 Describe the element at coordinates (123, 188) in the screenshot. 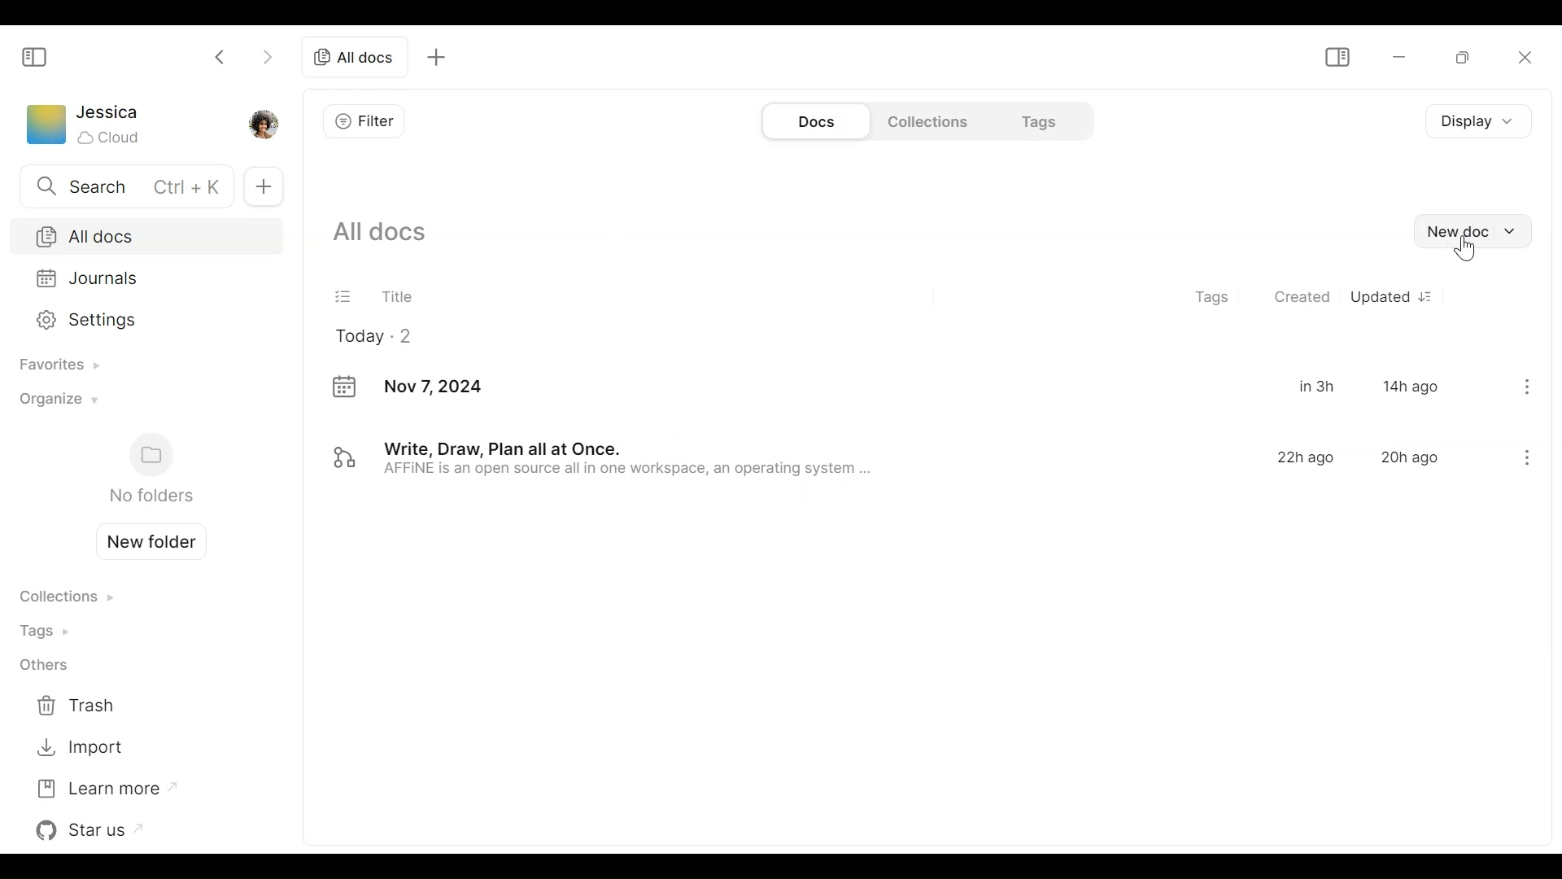

I see `Search` at that location.